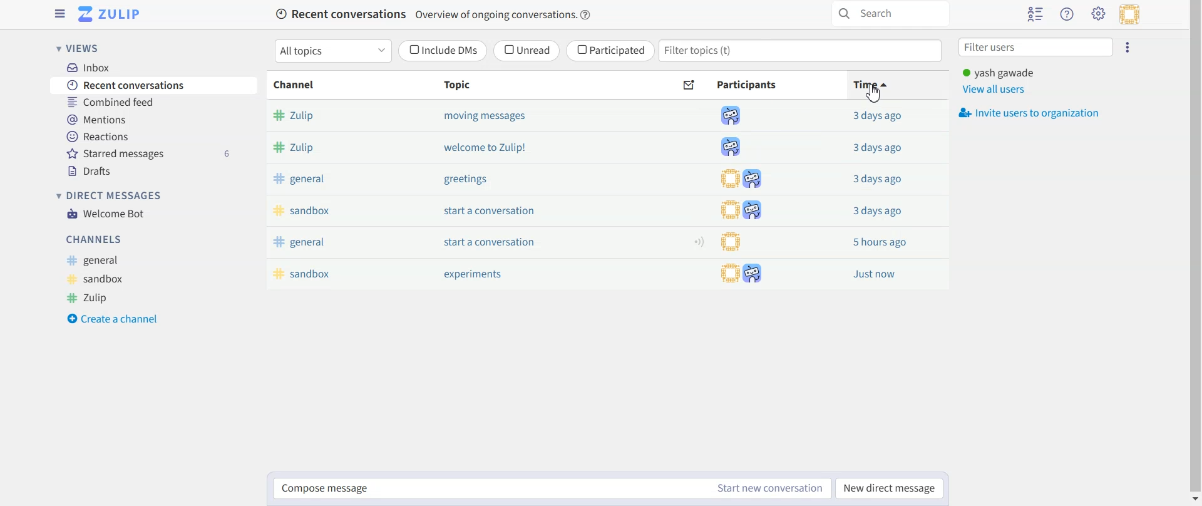  What do you see at coordinates (107, 214) in the screenshot?
I see `Welcome Bot` at bounding box center [107, 214].